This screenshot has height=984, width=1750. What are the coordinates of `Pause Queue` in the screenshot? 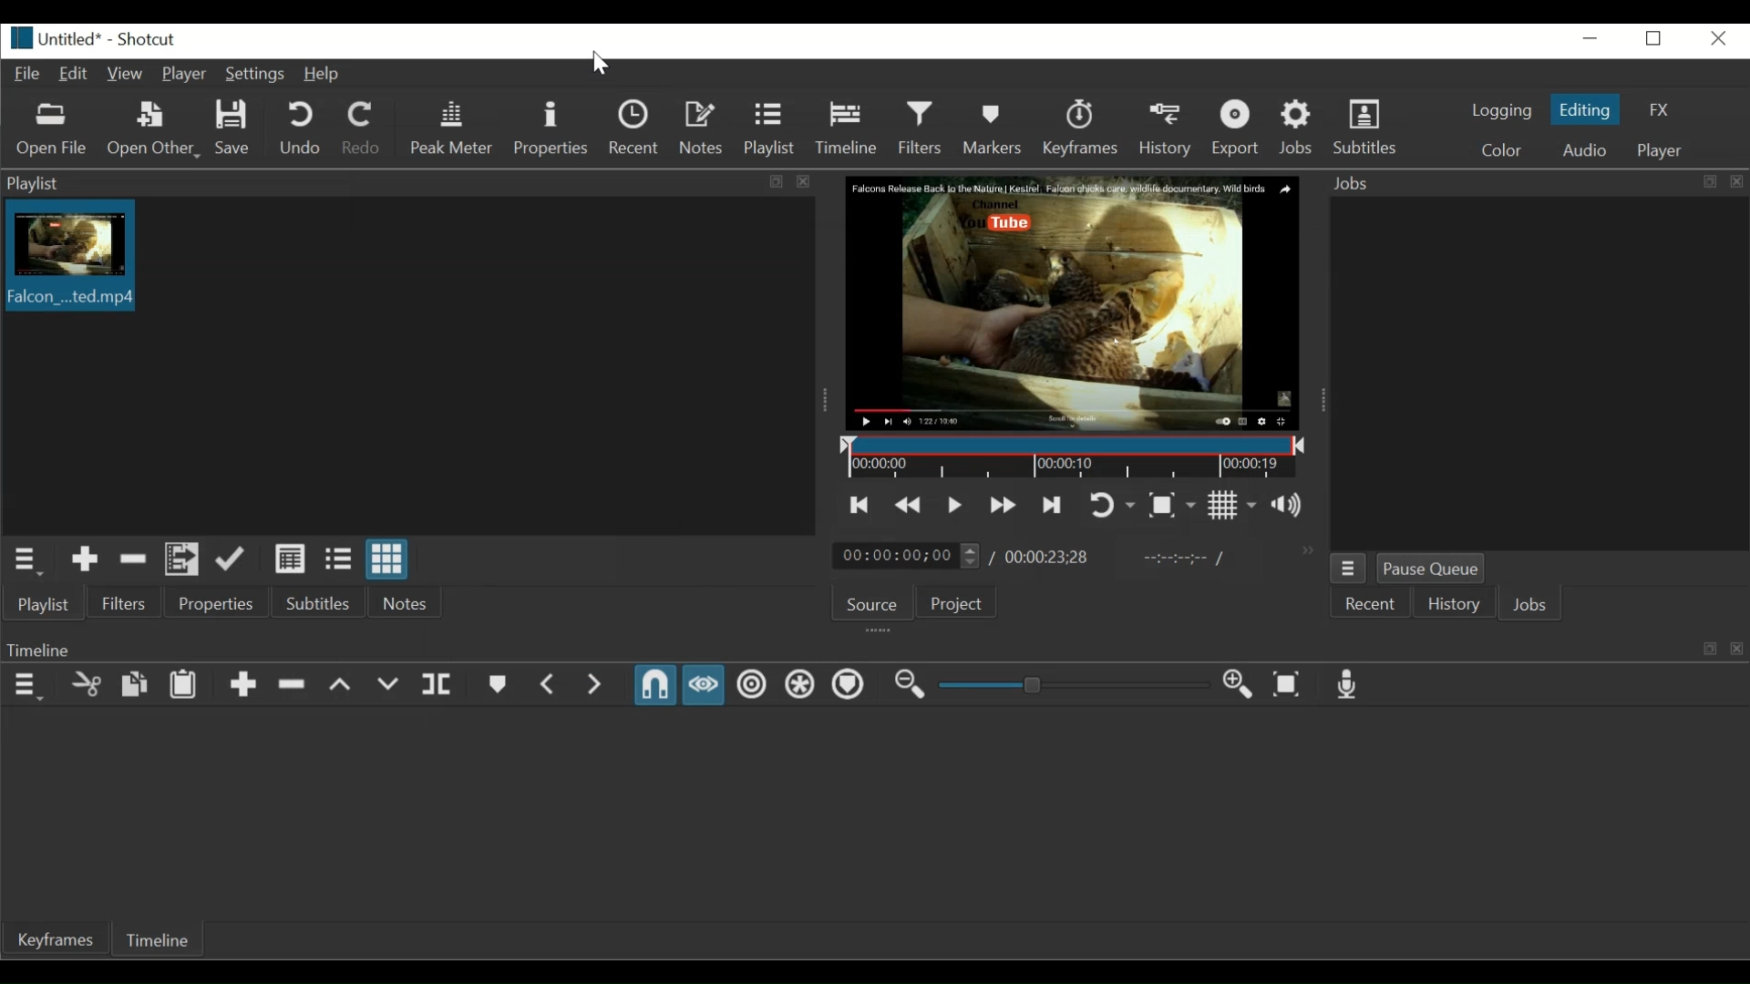 It's located at (1434, 568).